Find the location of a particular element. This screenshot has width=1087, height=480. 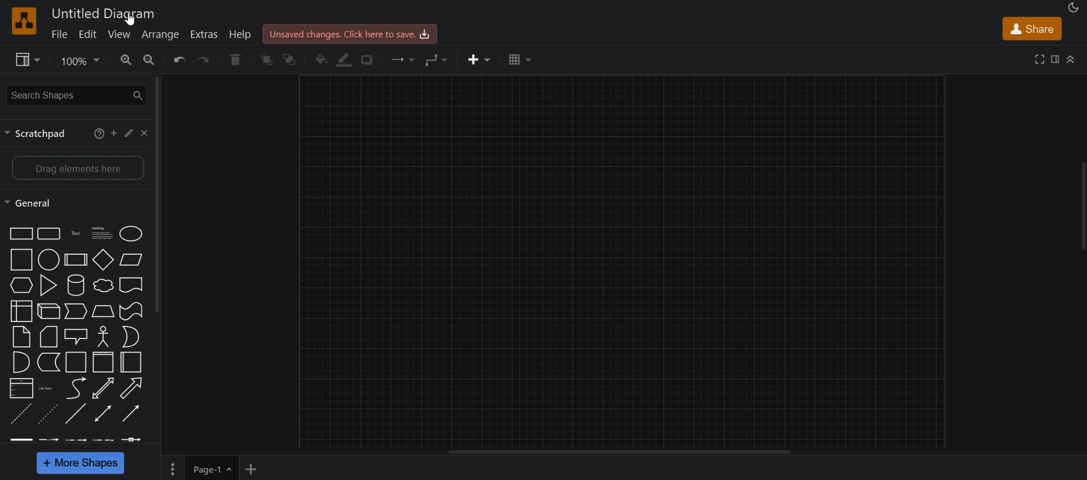

zoom is located at coordinates (78, 62).